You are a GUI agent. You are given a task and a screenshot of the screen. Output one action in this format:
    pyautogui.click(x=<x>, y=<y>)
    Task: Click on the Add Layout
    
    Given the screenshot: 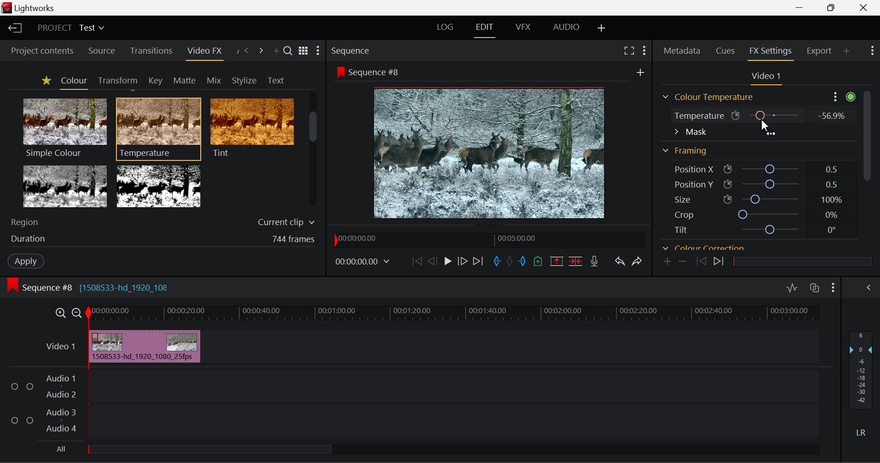 What is the action you would take?
    pyautogui.click(x=601, y=28)
    